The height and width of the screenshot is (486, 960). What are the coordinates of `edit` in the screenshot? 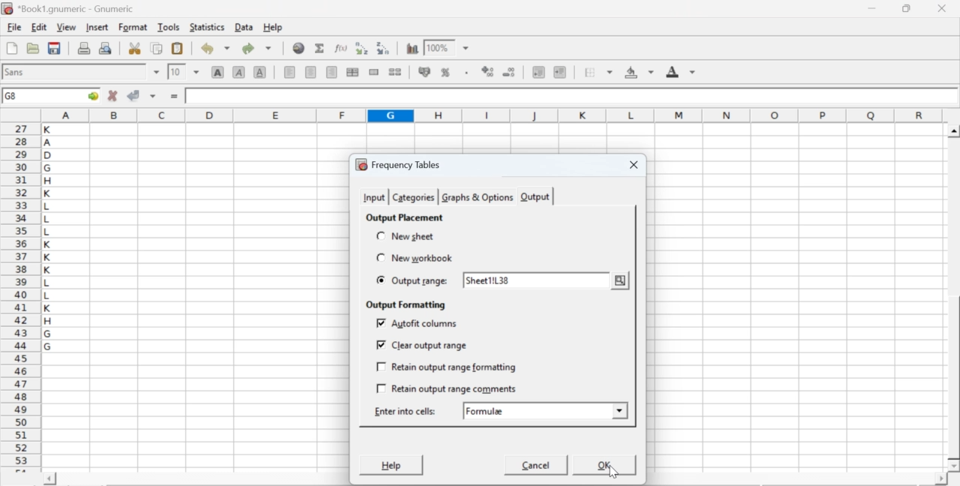 It's located at (39, 27).